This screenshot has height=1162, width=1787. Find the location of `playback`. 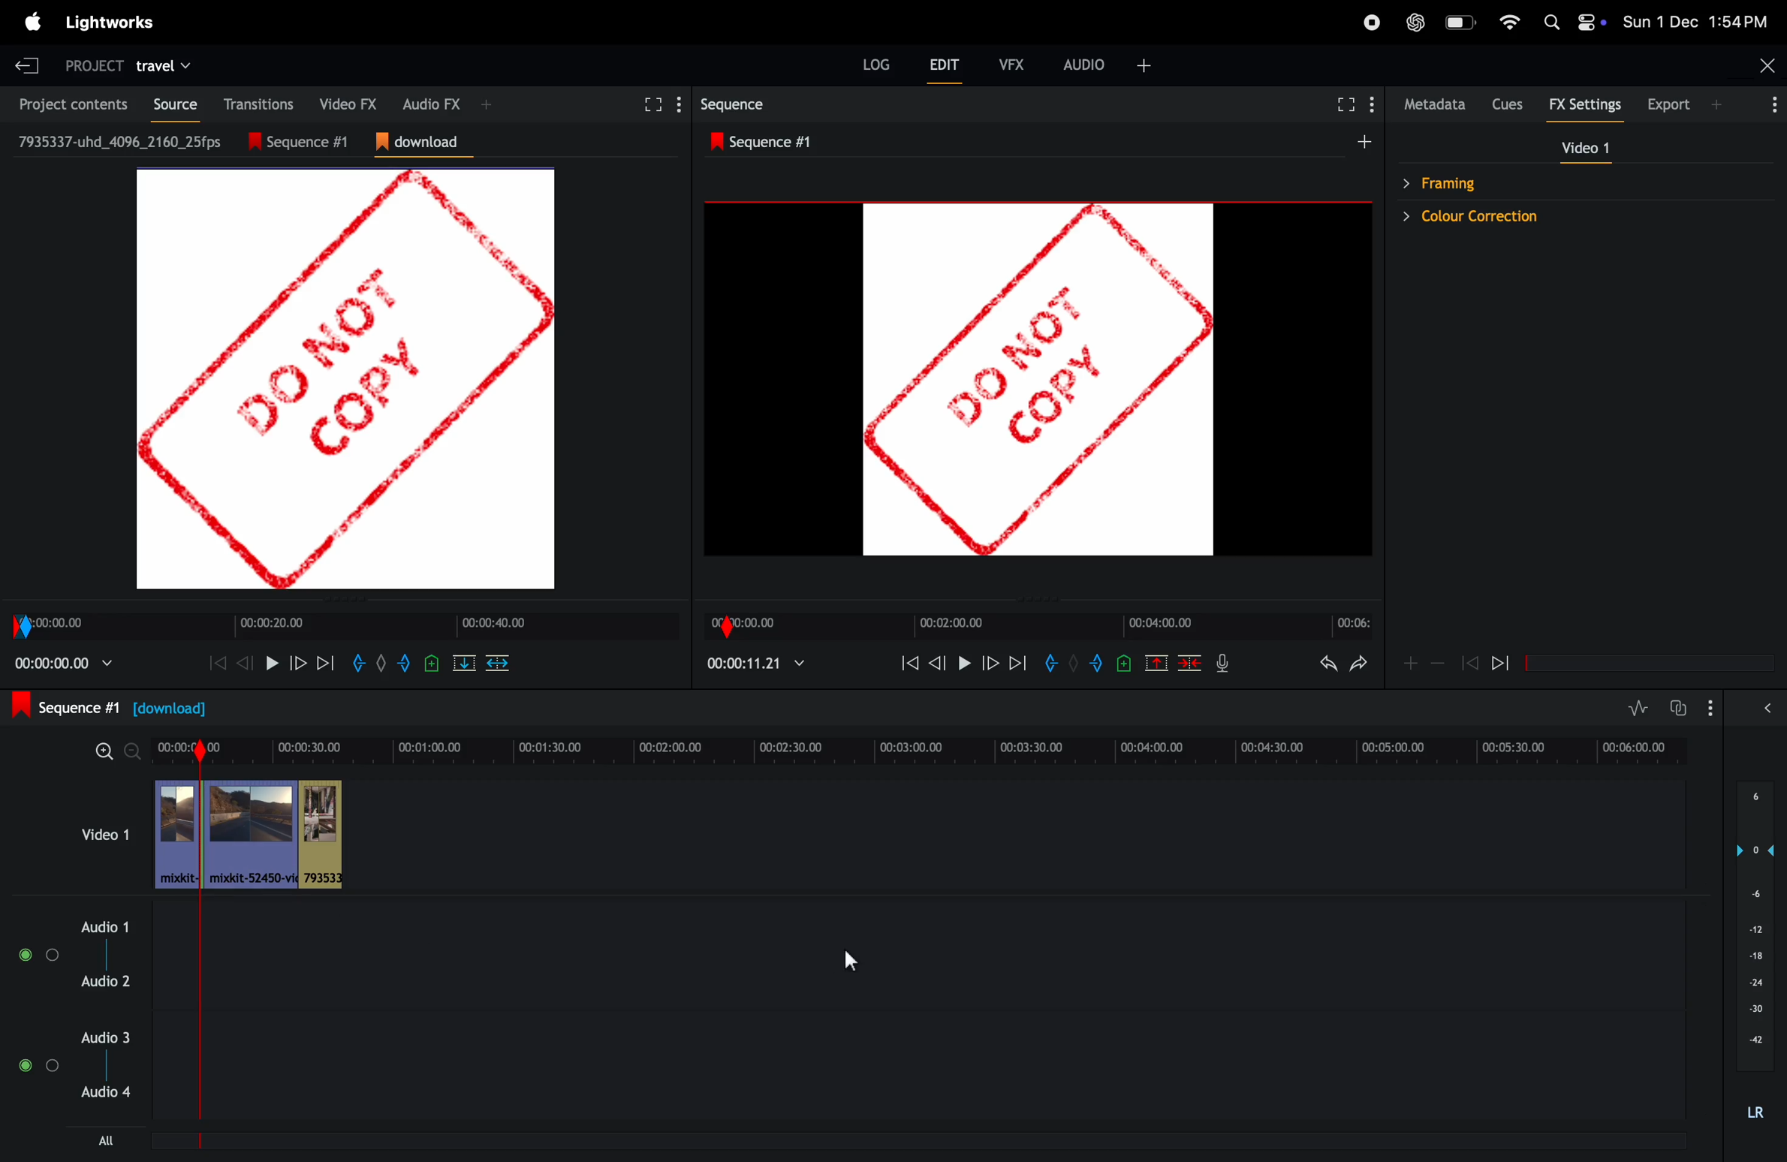

playback is located at coordinates (64, 663).